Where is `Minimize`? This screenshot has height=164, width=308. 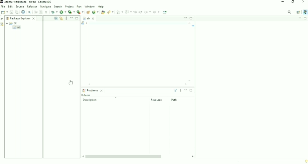
Minimize is located at coordinates (185, 17).